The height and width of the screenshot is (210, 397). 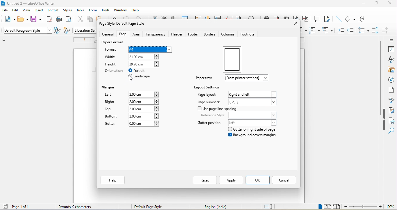 I want to click on ordered list, so click(x=314, y=31).